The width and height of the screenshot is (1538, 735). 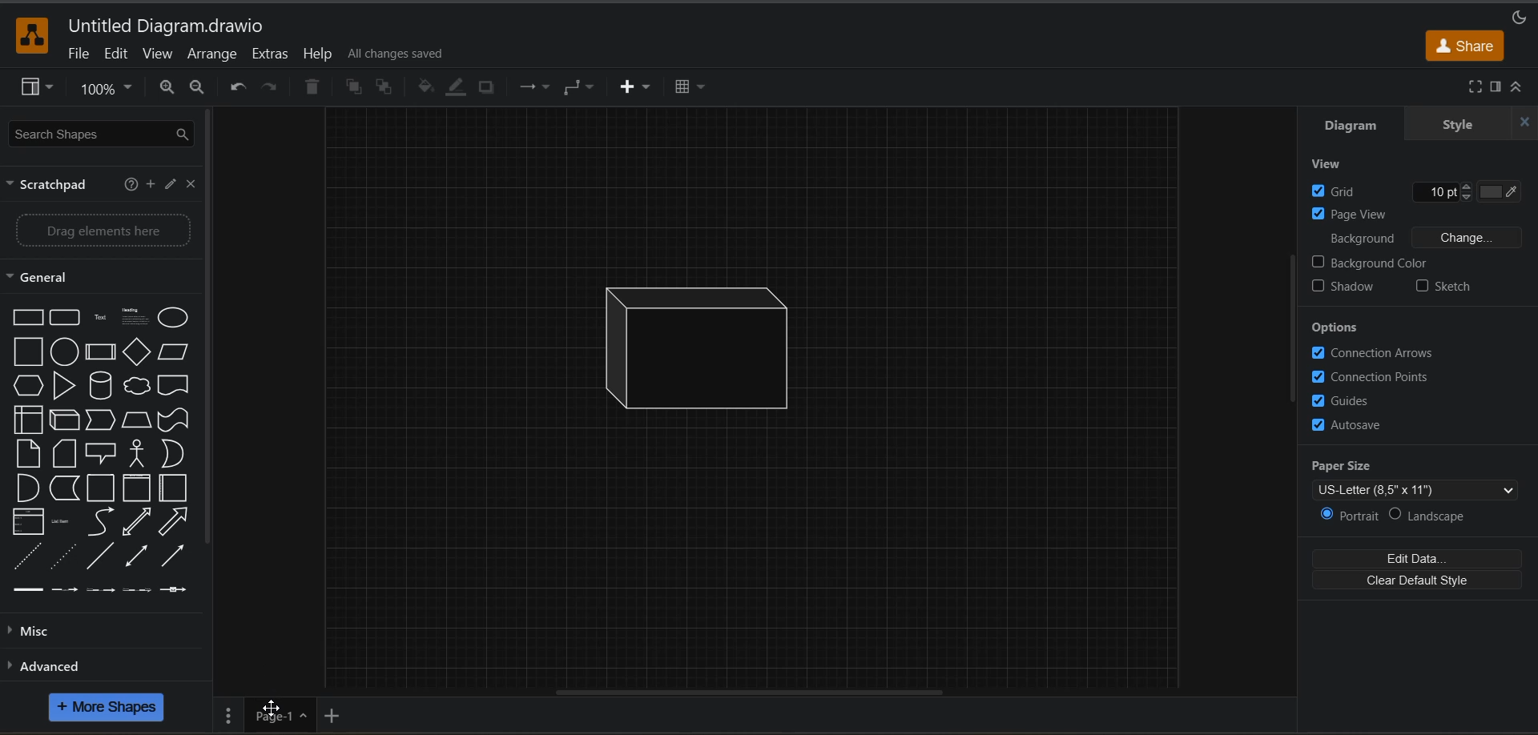 I want to click on fill color, so click(x=421, y=87).